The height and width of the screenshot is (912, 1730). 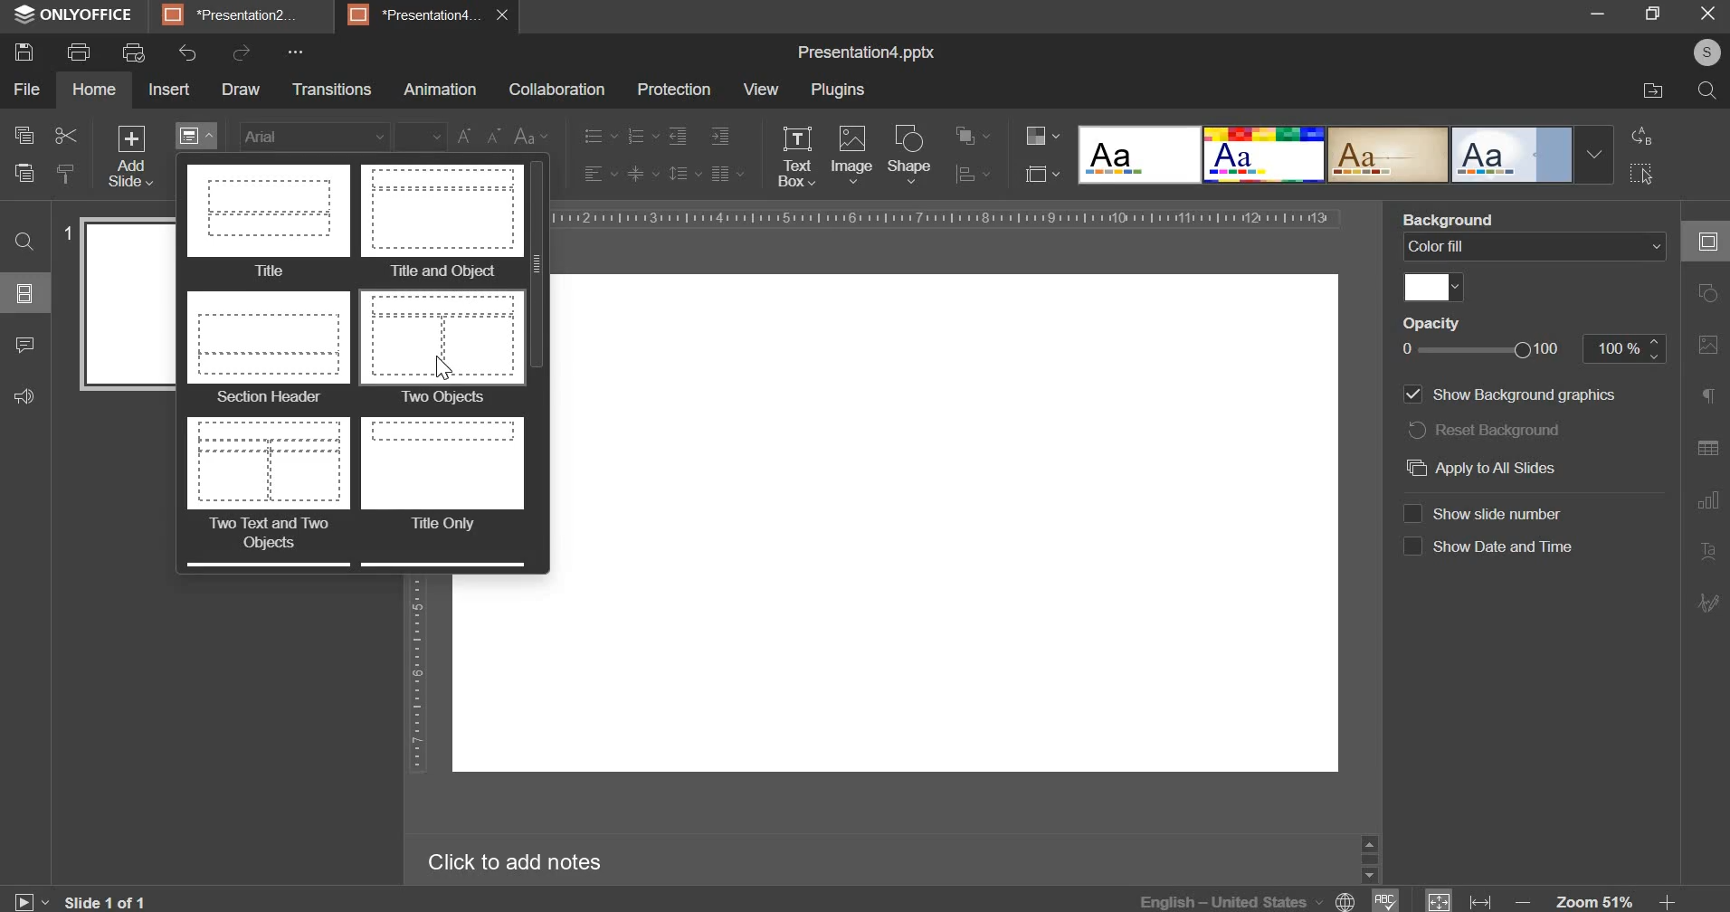 I want to click on background, so click(x=1452, y=220).